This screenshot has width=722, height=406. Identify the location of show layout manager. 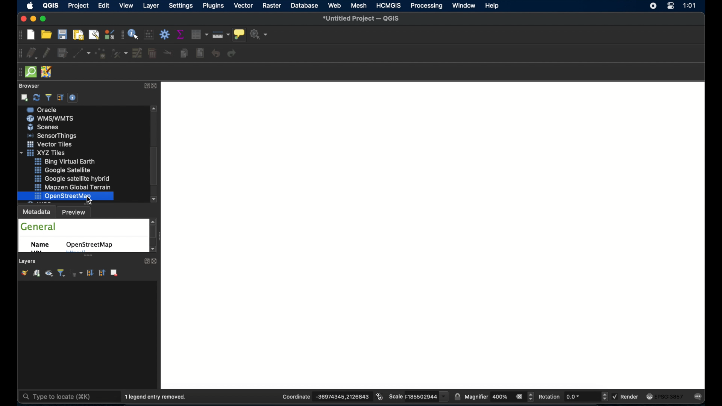
(93, 35).